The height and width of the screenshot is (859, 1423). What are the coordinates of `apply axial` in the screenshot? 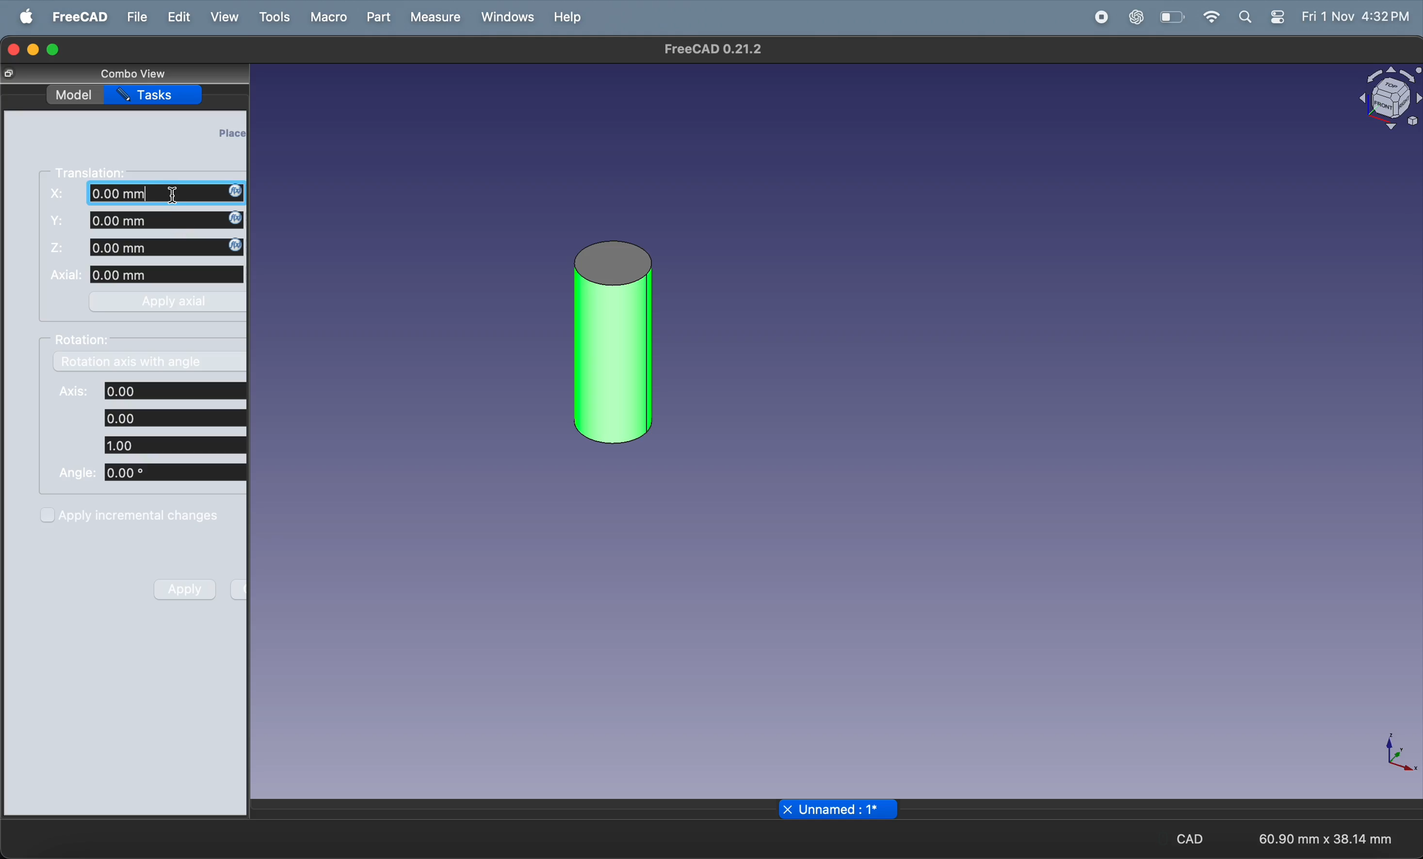 It's located at (166, 304).